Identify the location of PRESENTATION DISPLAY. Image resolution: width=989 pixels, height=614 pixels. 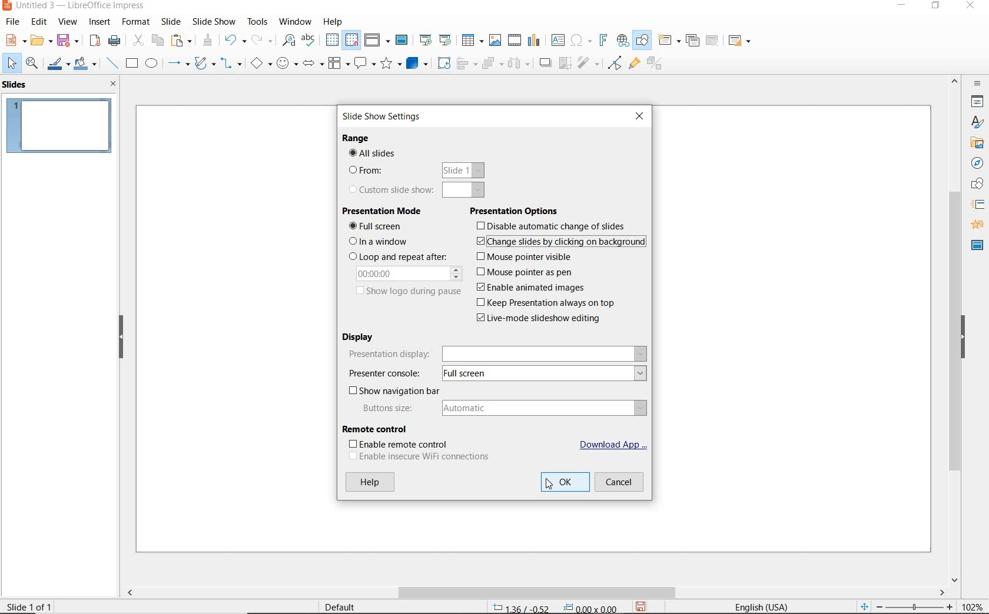
(496, 353).